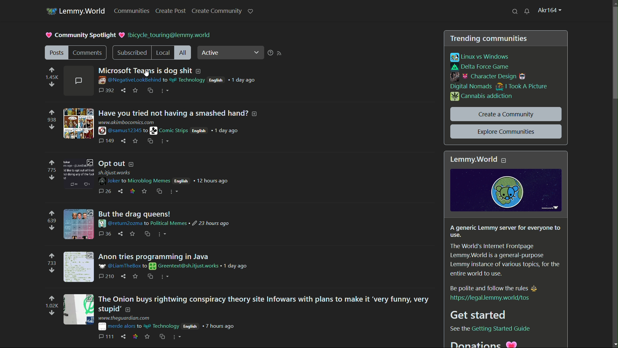 The image size is (618, 348). Describe the element at coordinates (251, 11) in the screenshot. I see `support lemmy.world` at that location.